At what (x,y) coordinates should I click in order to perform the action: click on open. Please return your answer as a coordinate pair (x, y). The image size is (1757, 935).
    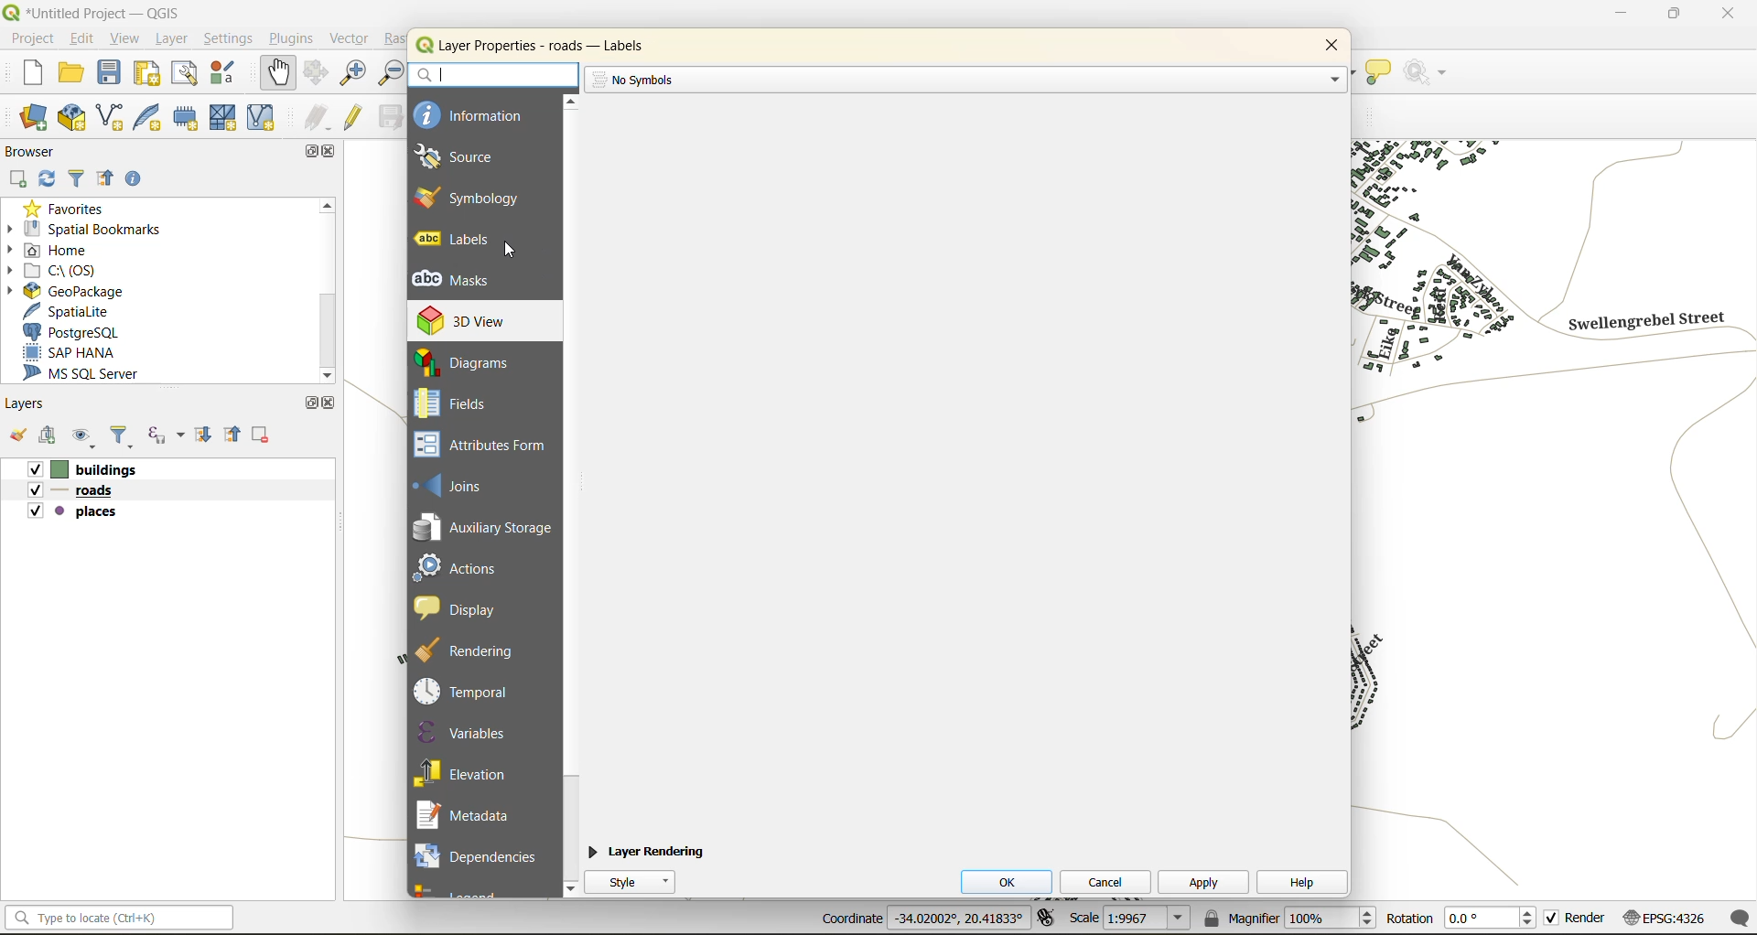
    Looking at the image, I should click on (74, 73).